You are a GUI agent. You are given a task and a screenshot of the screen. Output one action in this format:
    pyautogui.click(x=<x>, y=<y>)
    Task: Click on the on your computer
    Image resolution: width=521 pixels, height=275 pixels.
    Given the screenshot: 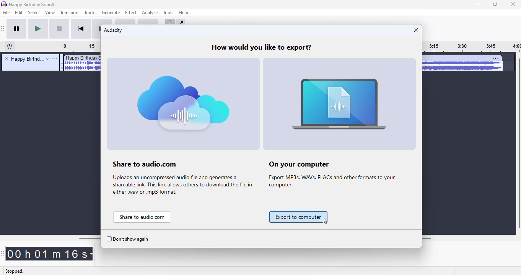 What is the action you would take?
    pyautogui.click(x=340, y=128)
    